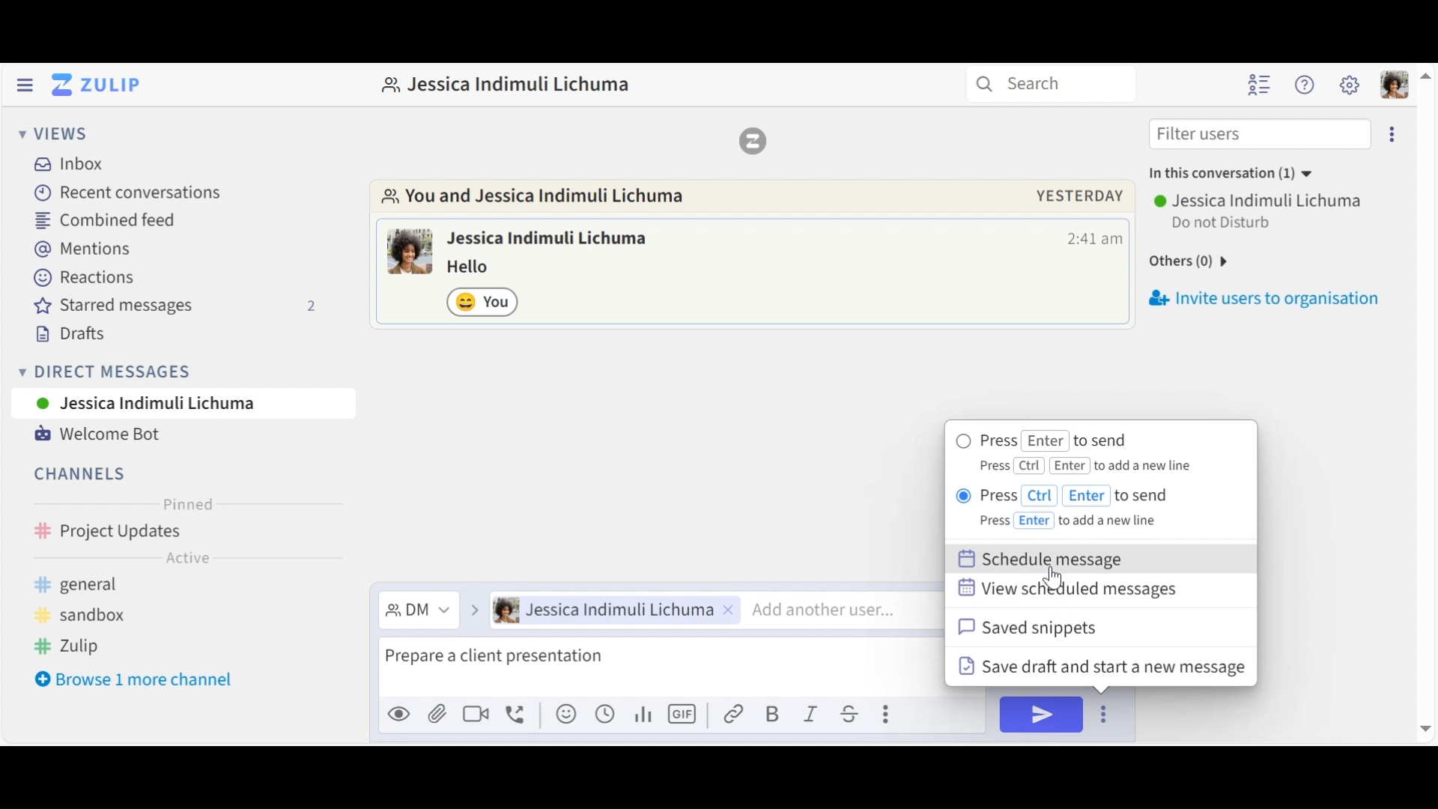 Image resolution: width=1438 pixels, height=809 pixels. Describe the element at coordinates (658, 670) in the screenshot. I see `Compose message` at that location.